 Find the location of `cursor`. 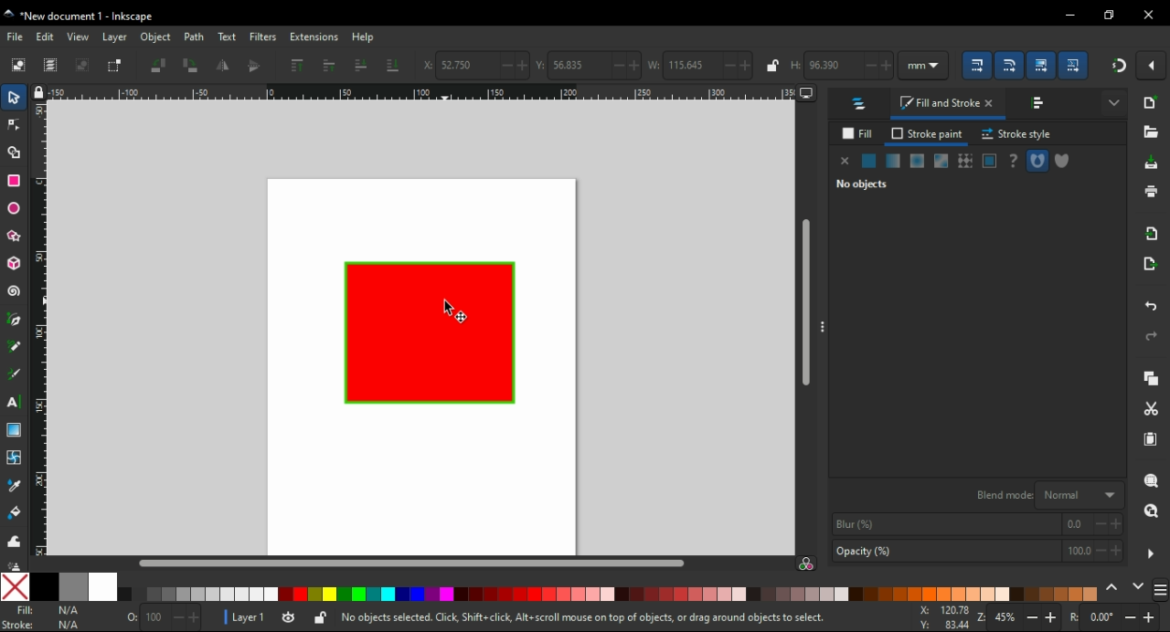

cursor is located at coordinates (457, 312).